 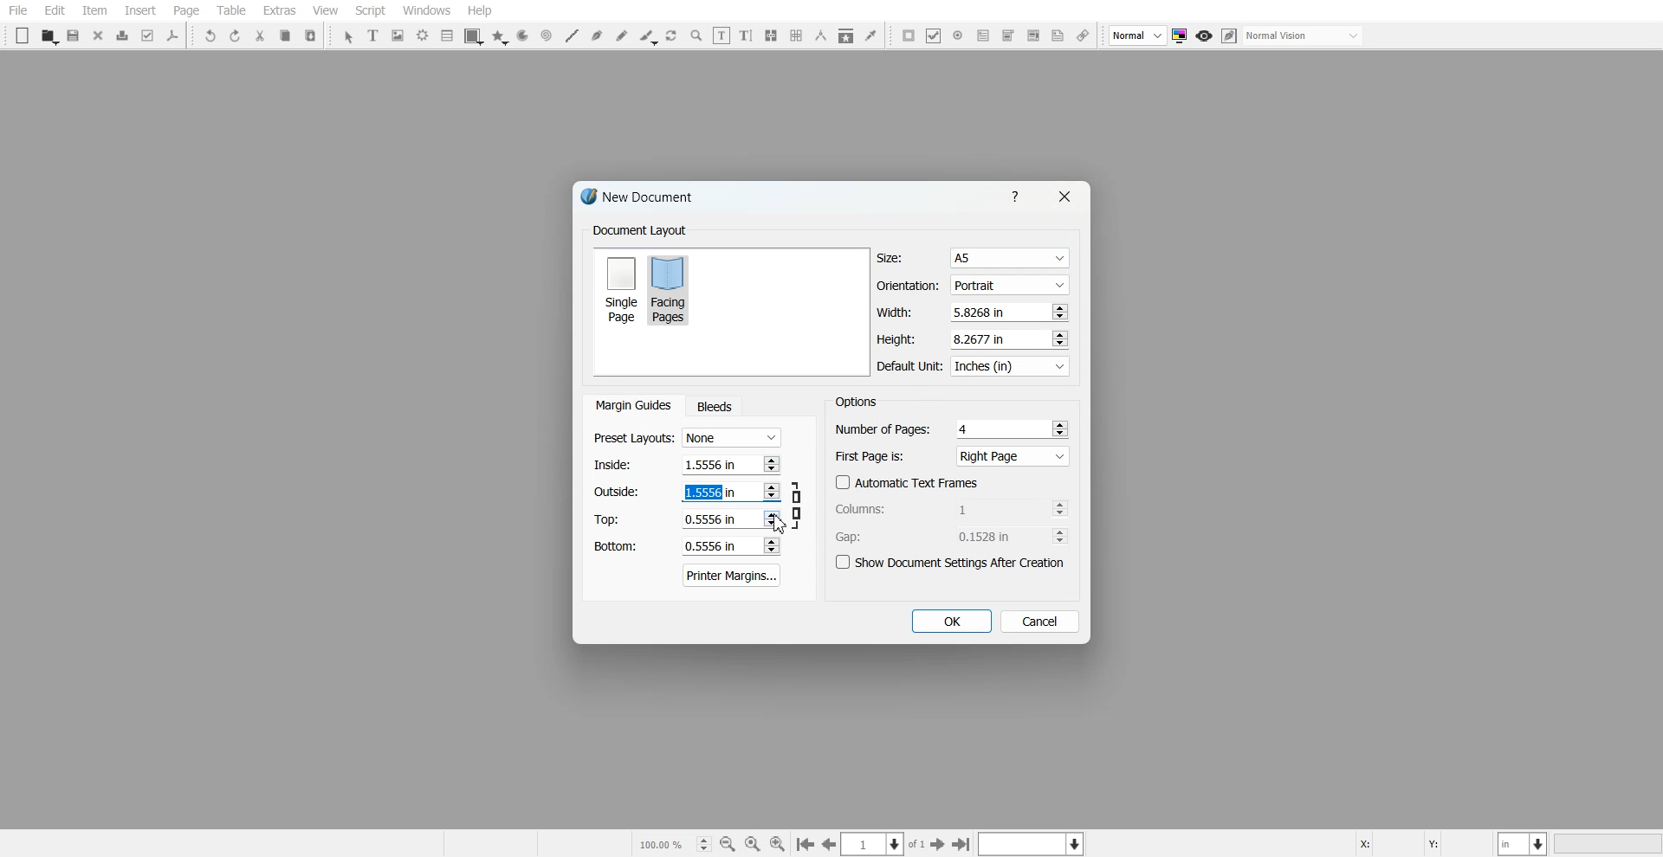 I want to click on Default Unit in Inches, so click(x=974, y=367).